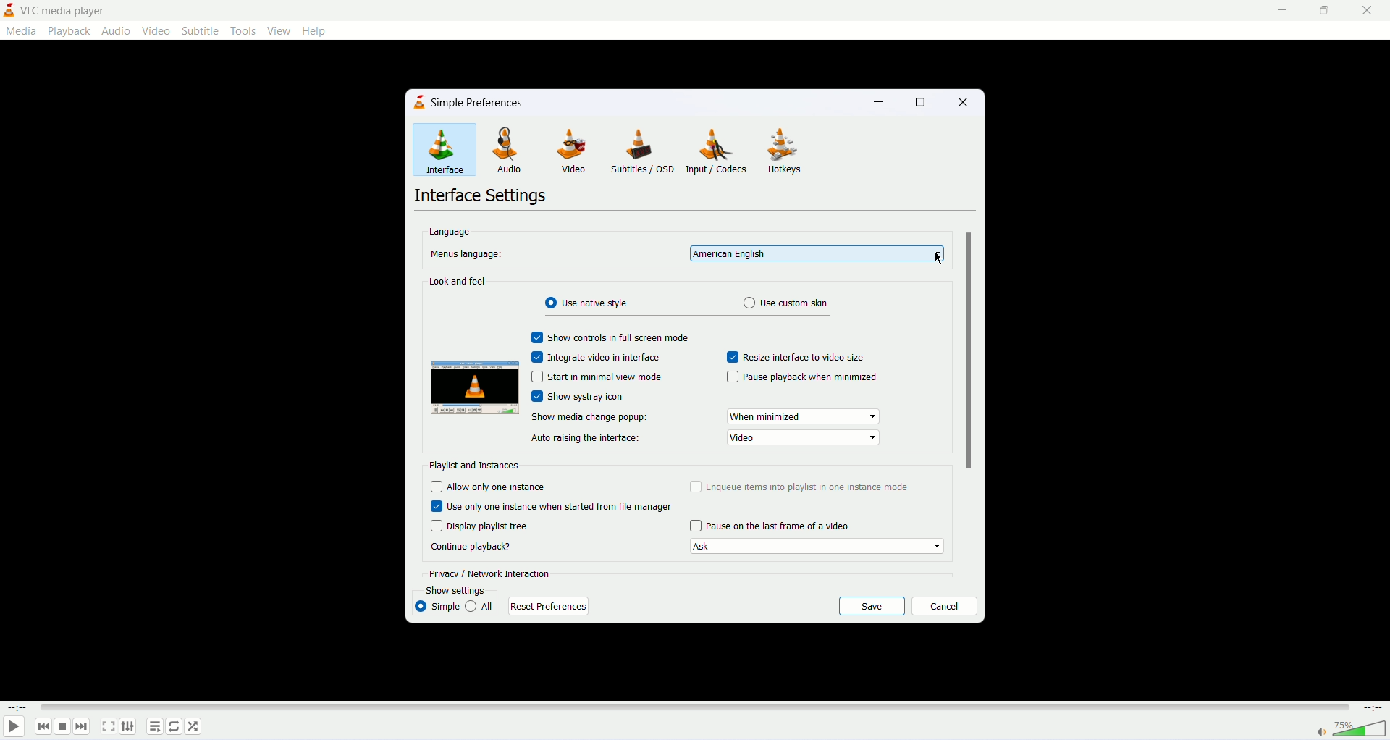 Image resolution: width=1390 pixels, height=740 pixels. I want to click on title, so click(62, 12).